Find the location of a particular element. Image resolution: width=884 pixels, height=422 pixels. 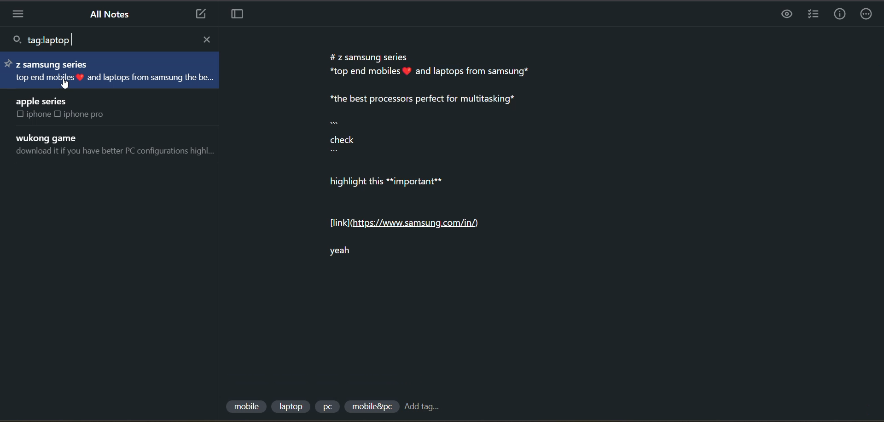

preview is located at coordinates (787, 15).